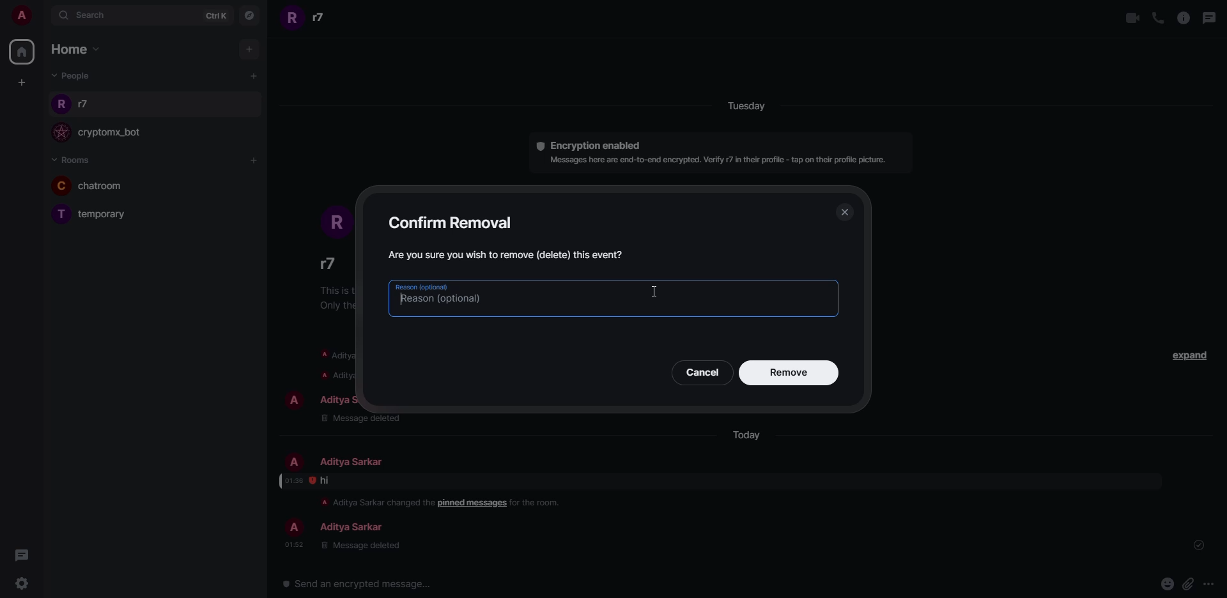 The image size is (1227, 598). Describe the element at coordinates (106, 186) in the screenshot. I see `room` at that location.